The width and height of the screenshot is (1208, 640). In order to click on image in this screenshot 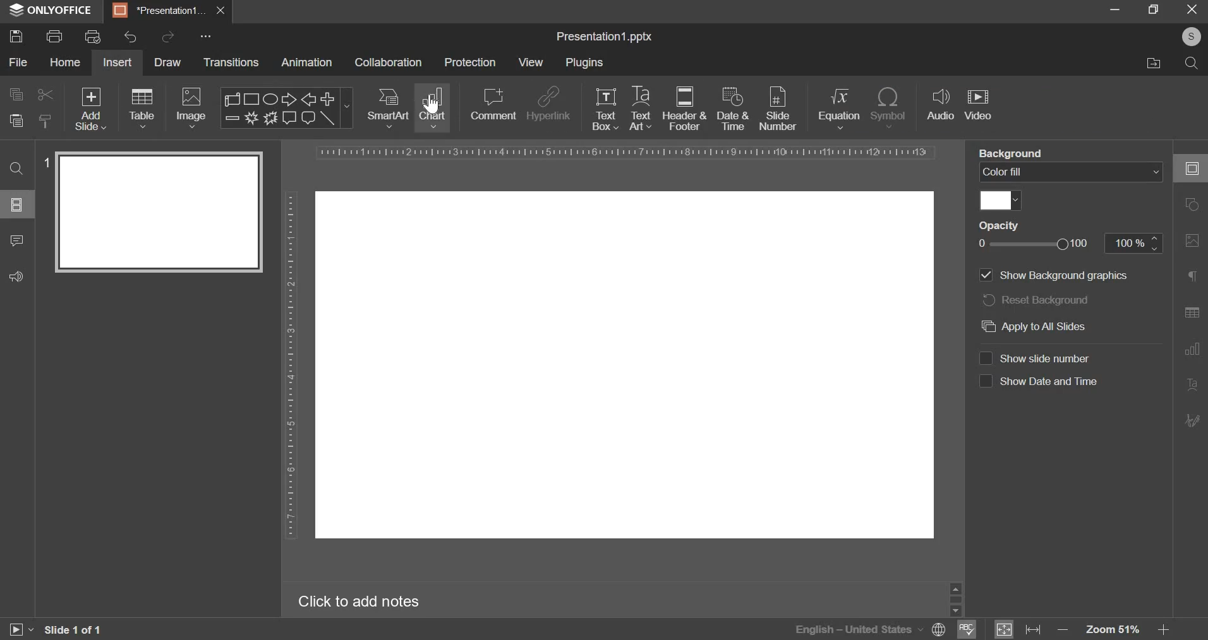, I will do `click(190, 109)`.